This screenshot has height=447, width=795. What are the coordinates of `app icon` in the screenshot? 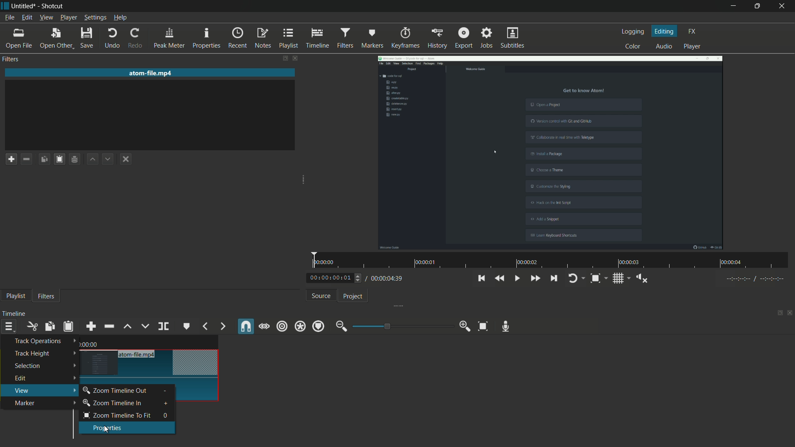 It's located at (5, 6).